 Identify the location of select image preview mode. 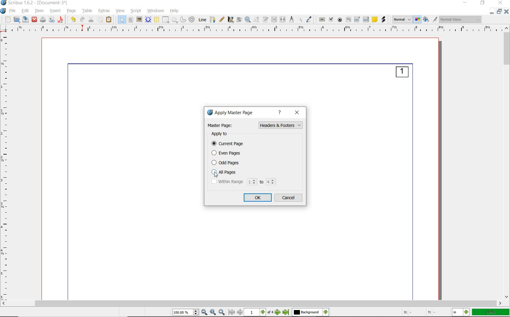
(402, 20).